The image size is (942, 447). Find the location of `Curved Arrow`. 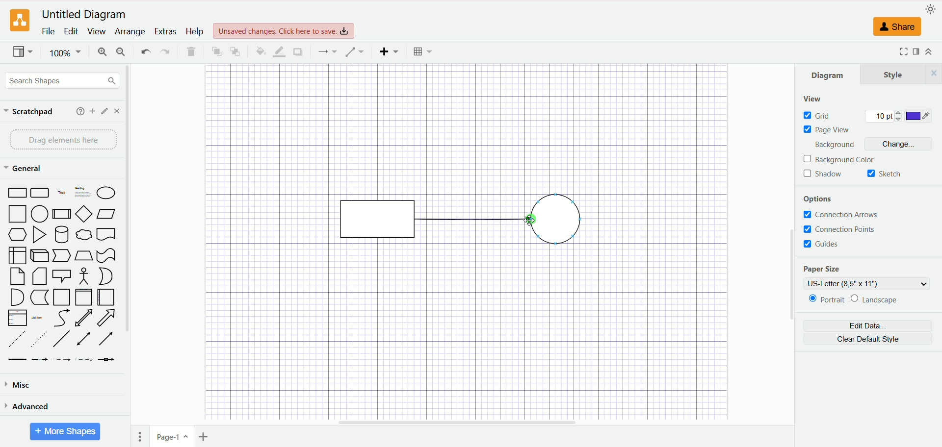

Curved Arrow is located at coordinates (63, 319).